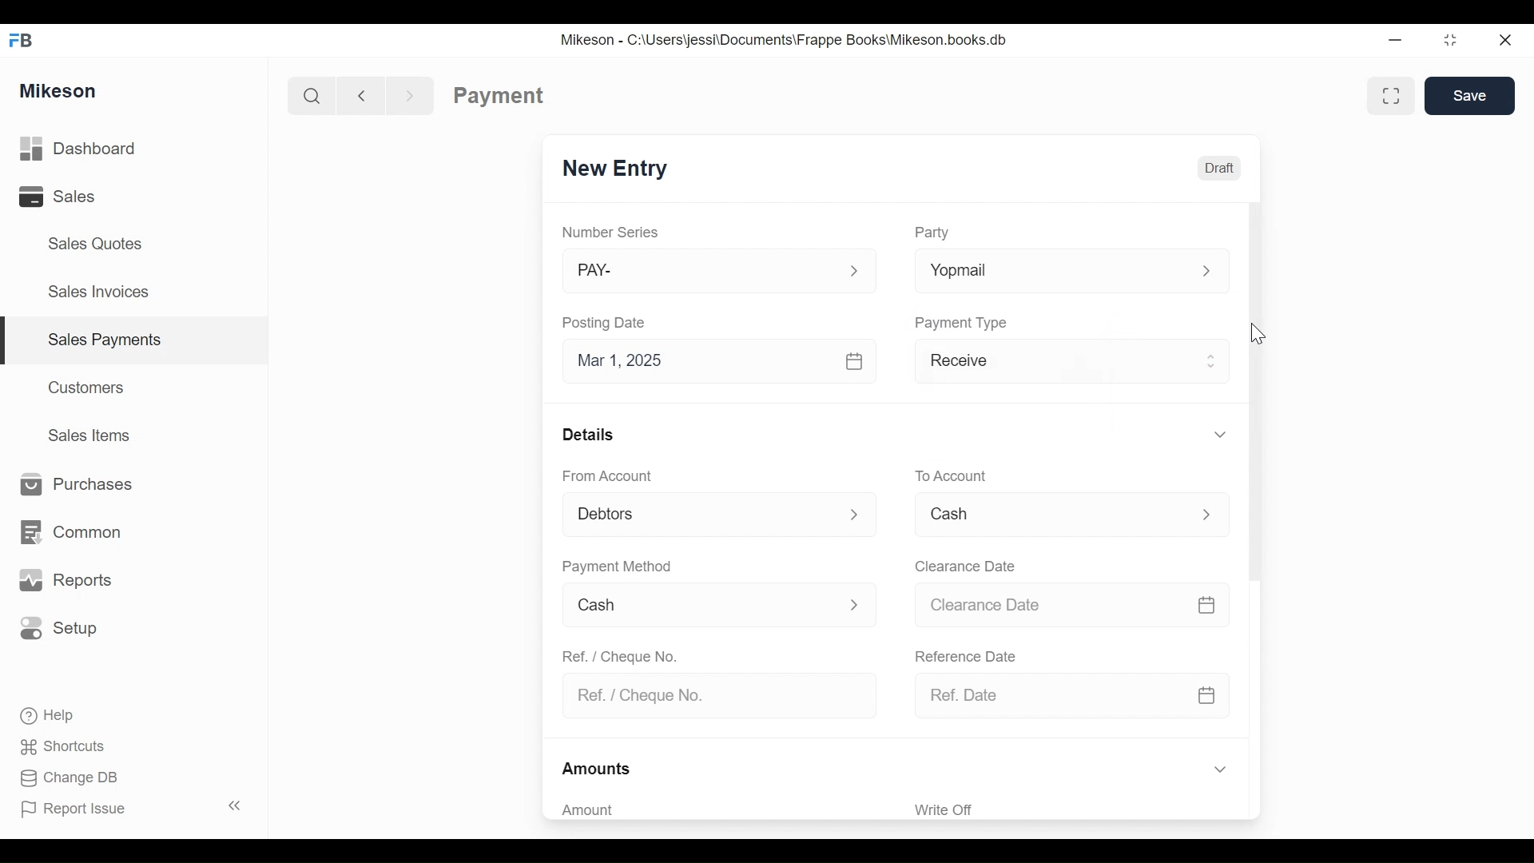 The width and height of the screenshot is (1534, 863). What do you see at coordinates (1395, 42) in the screenshot?
I see `Minimize` at bounding box center [1395, 42].